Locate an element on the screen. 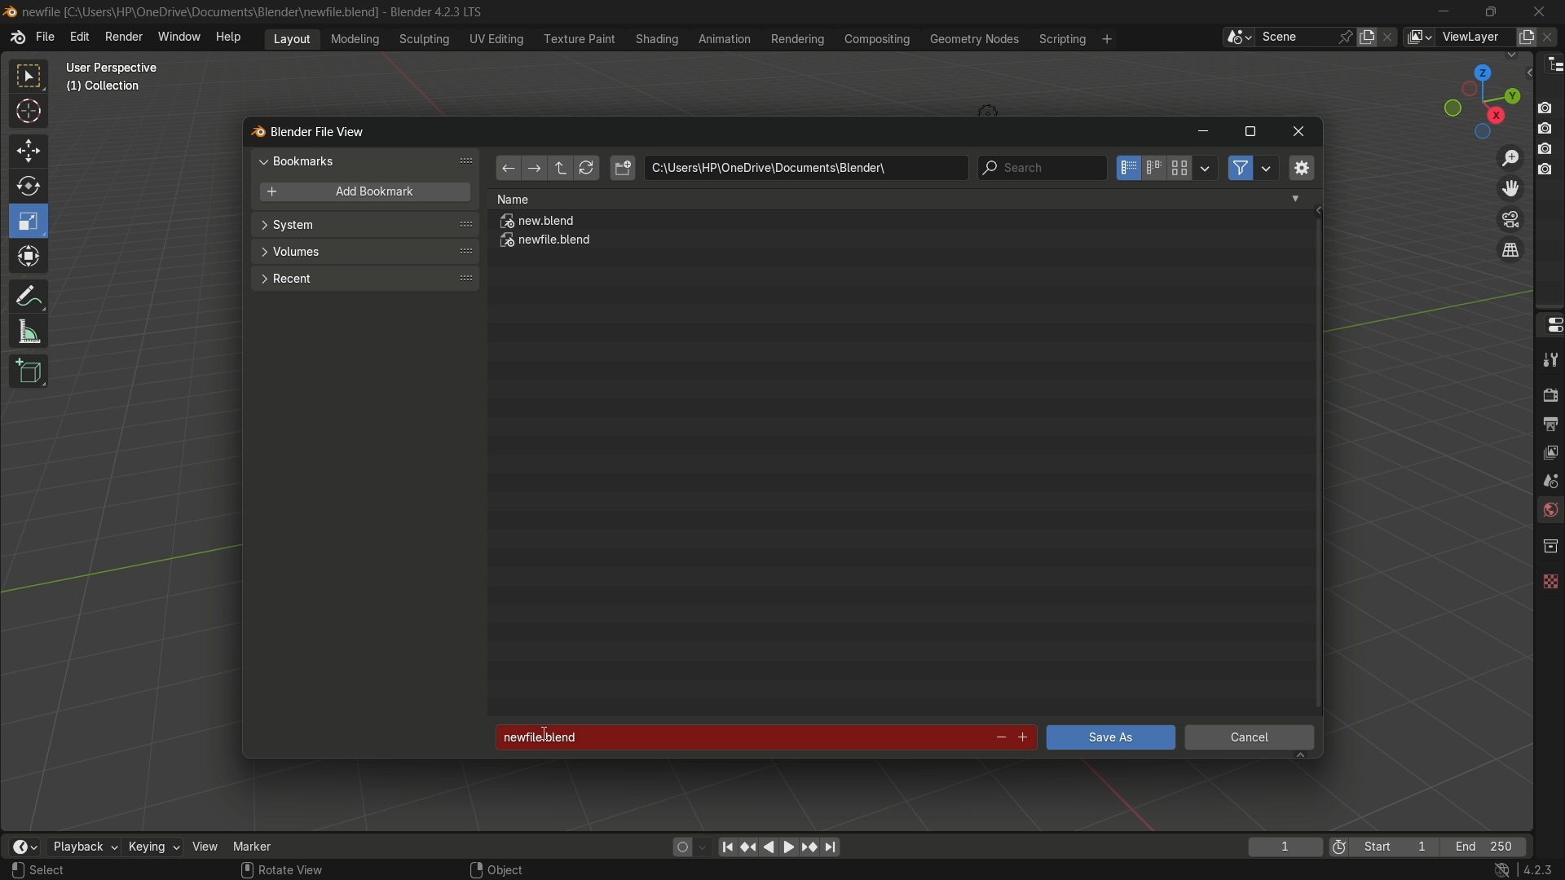 This screenshot has height=880, width=1565. modeling menu is located at coordinates (356, 37).